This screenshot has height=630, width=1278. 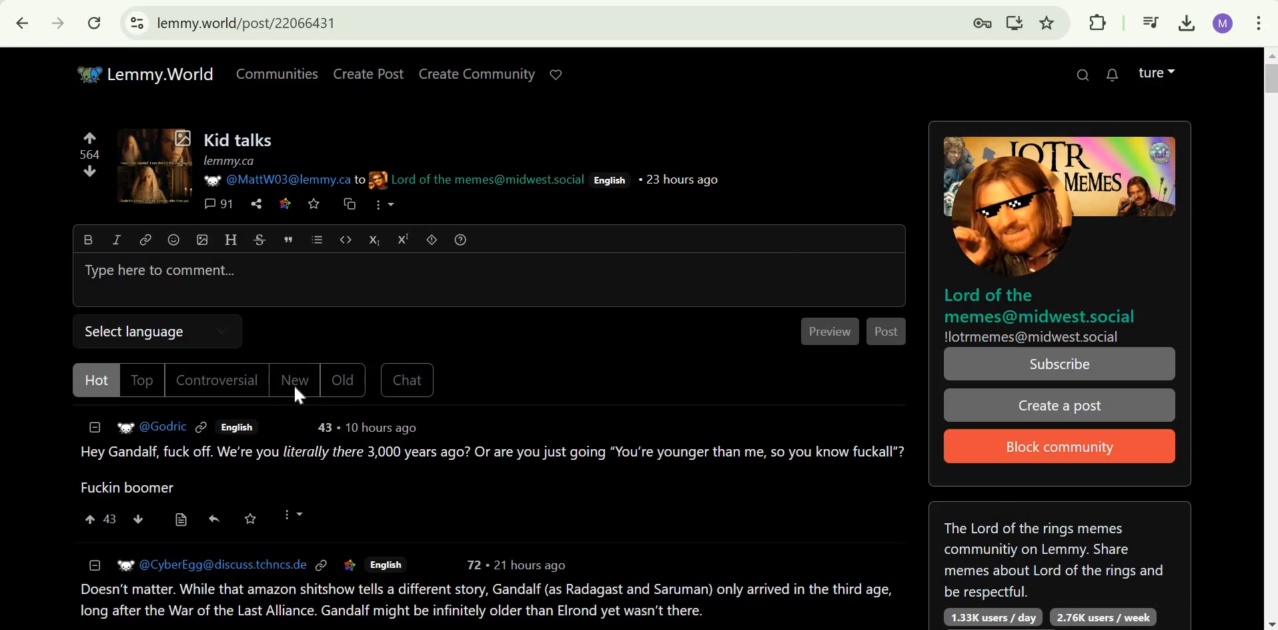 What do you see at coordinates (1042, 305) in the screenshot?
I see `Lord of the memes@midwest.social` at bounding box center [1042, 305].